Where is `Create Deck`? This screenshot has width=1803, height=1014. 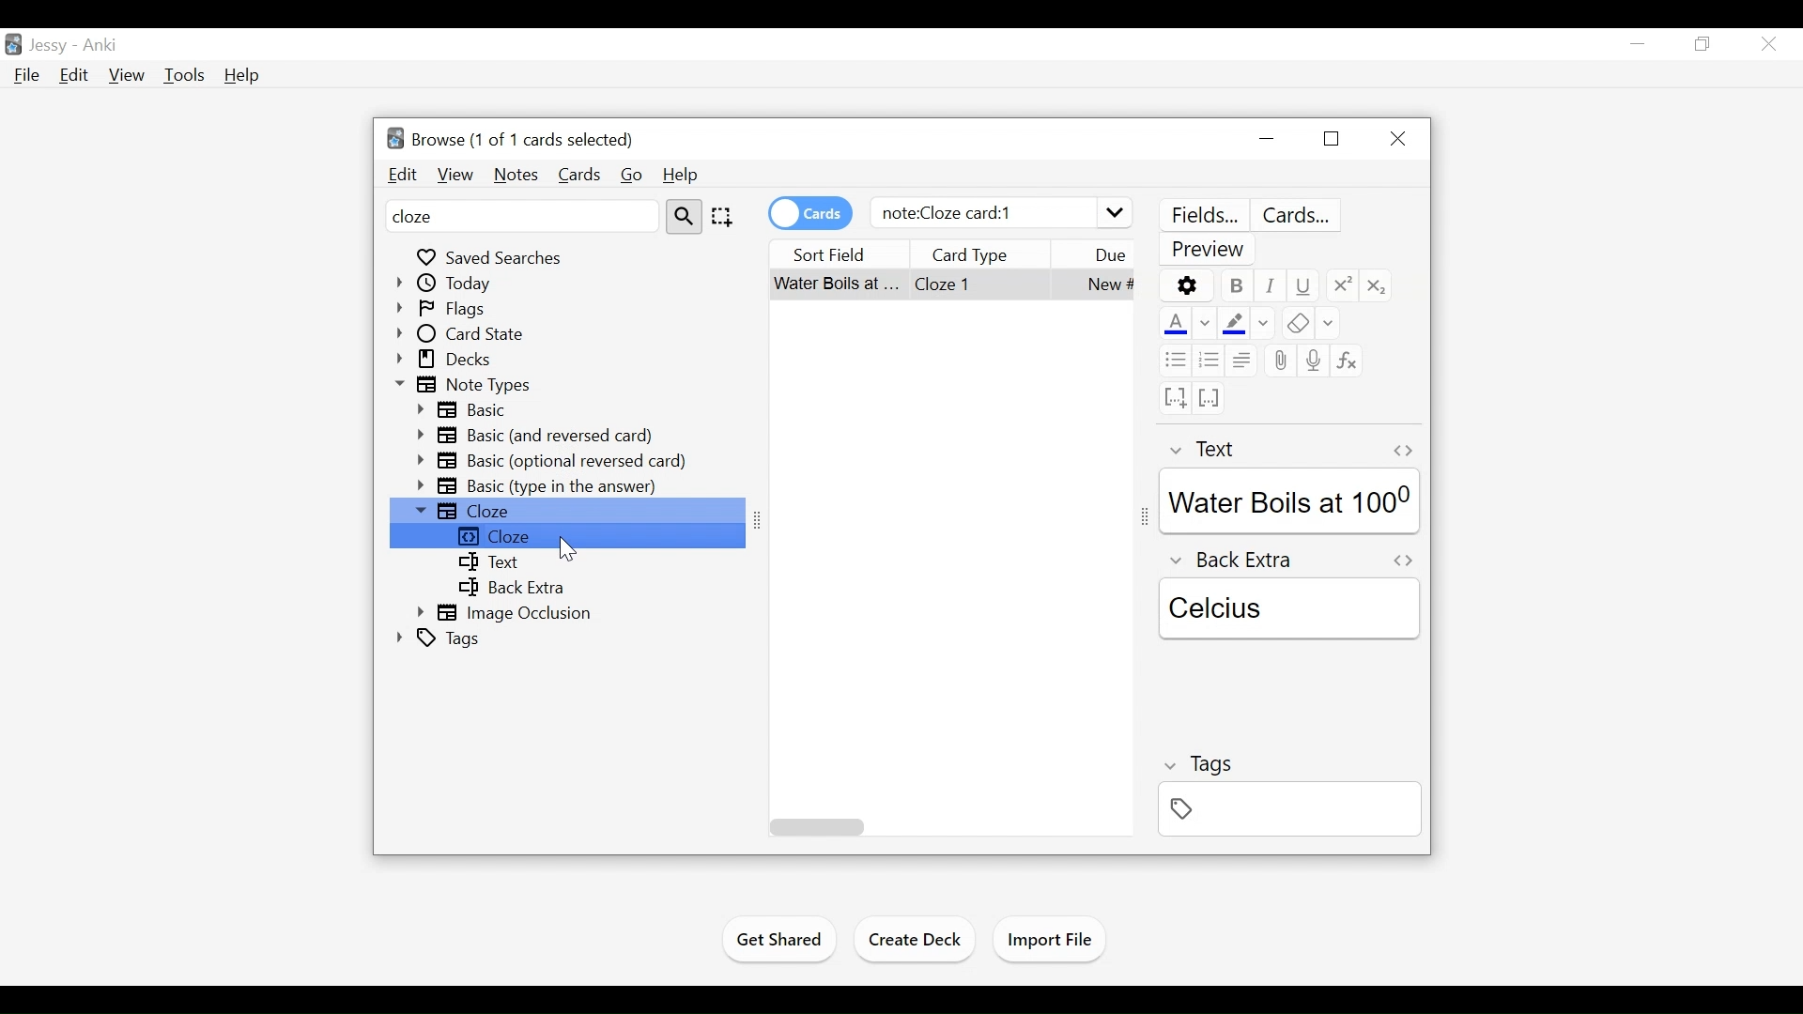
Create Deck is located at coordinates (917, 939).